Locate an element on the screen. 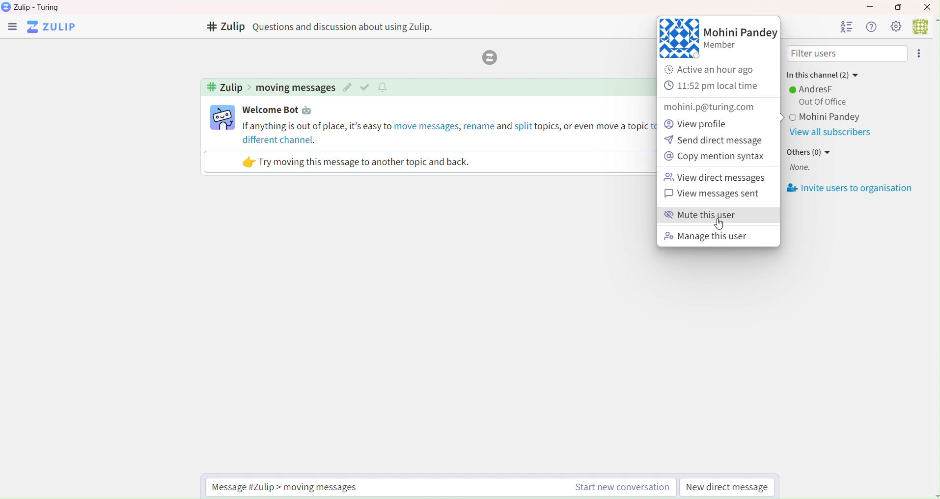  Minimize is located at coordinates (868, 5).